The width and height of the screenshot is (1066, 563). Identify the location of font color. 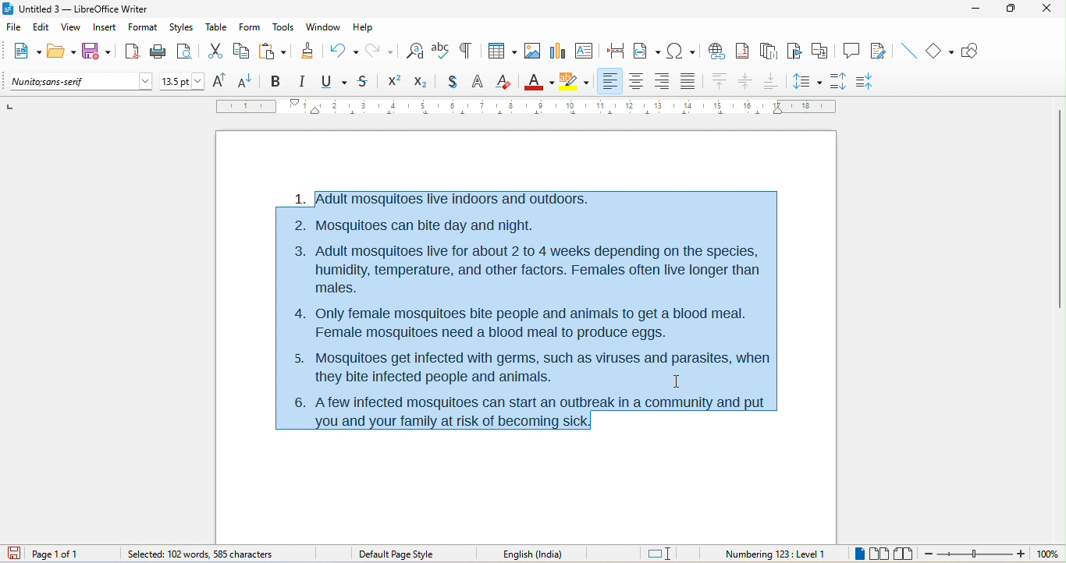
(538, 80).